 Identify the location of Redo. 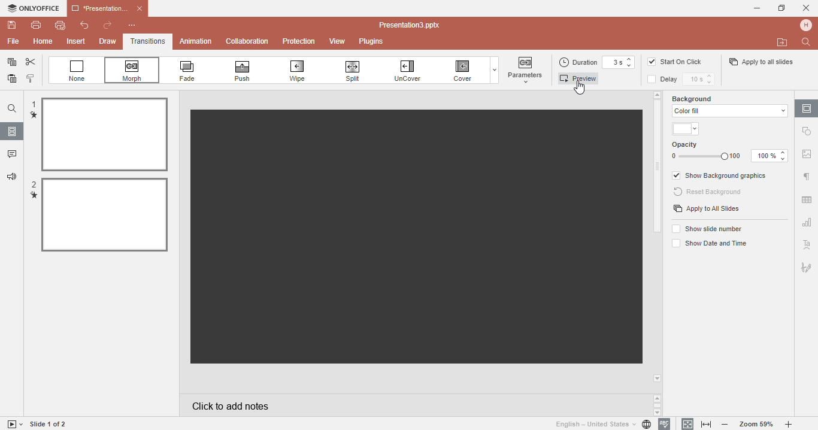
(107, 26).